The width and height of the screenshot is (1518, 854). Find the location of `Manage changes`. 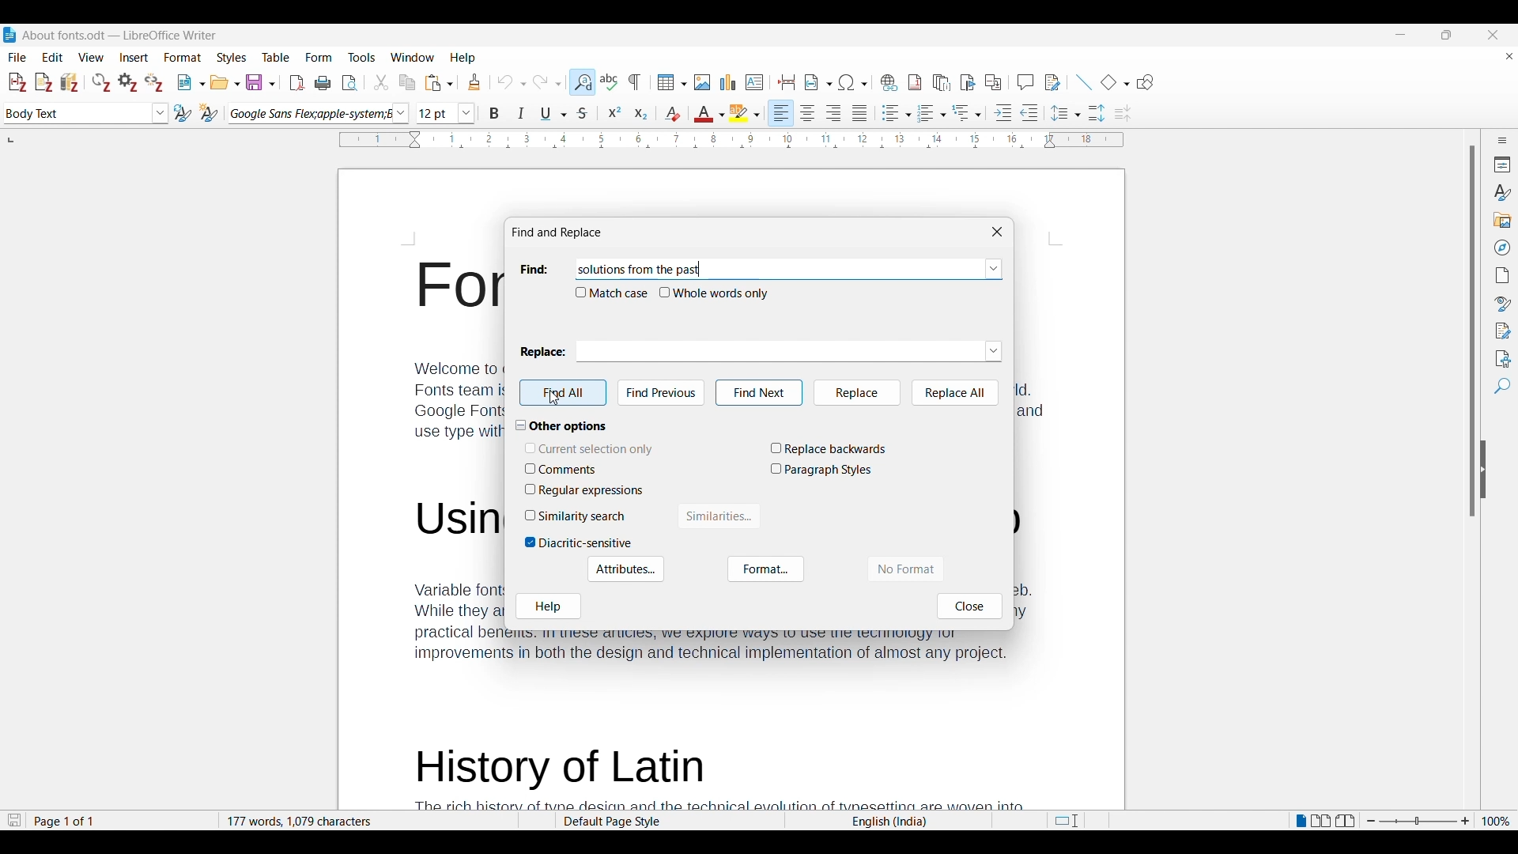

Manage changes is located at coordinates (1501, 331).